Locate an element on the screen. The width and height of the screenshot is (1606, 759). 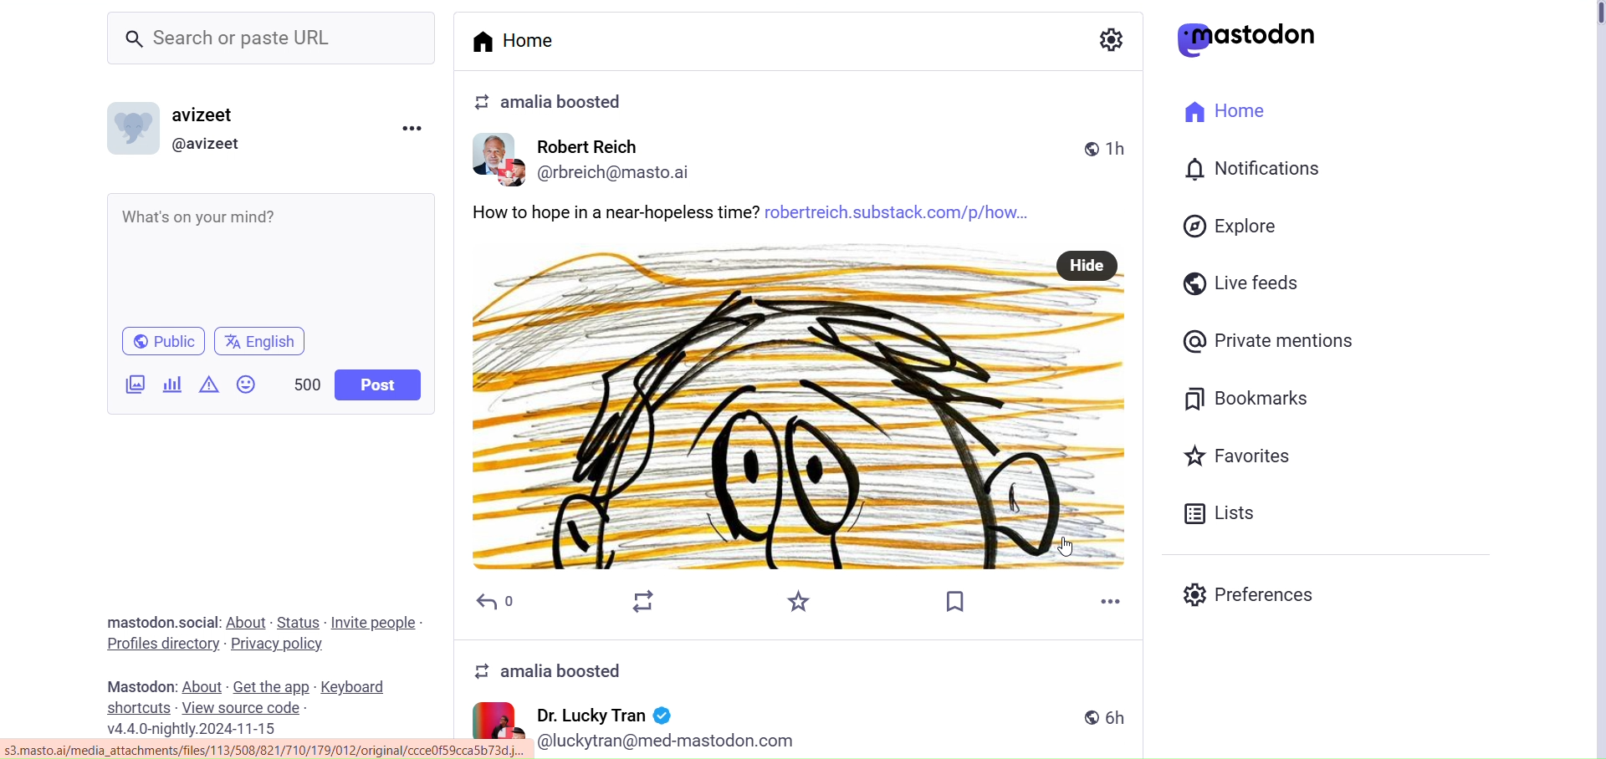
Time Posted is located at coordinates (1112, 719).